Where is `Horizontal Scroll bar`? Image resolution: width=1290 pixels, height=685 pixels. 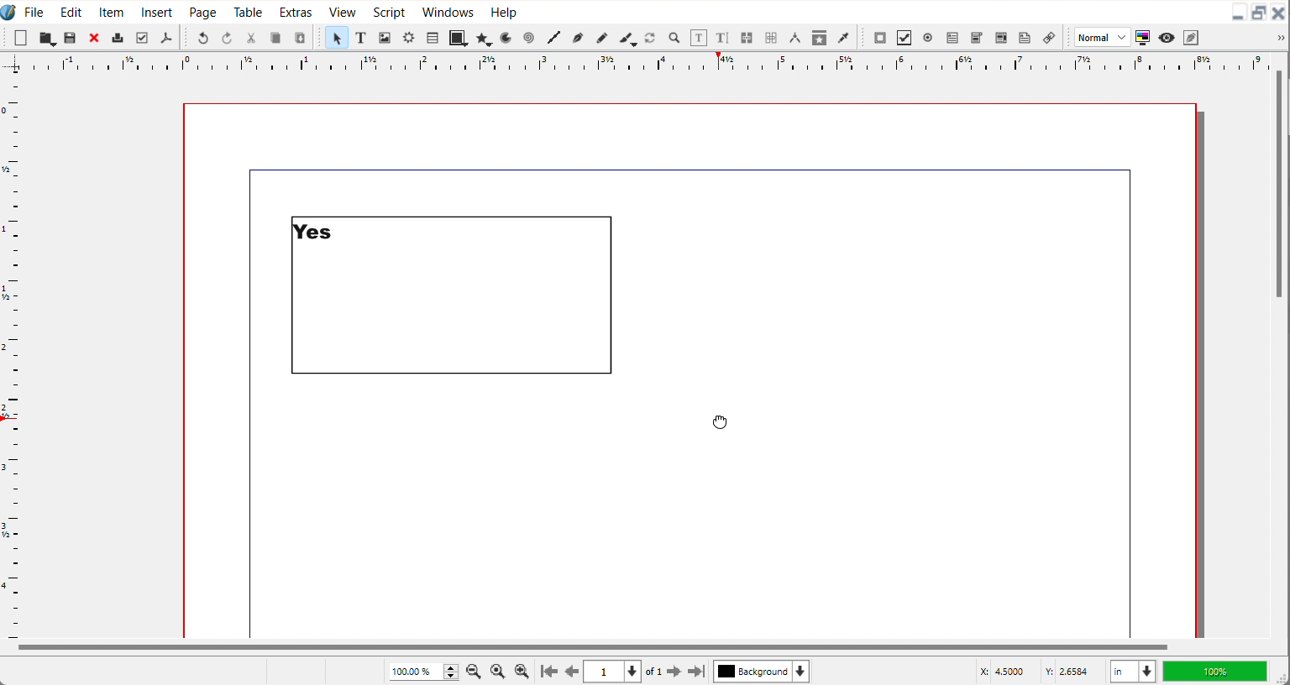 Horizontal Scroll bar is located at coordinates (590, 647).